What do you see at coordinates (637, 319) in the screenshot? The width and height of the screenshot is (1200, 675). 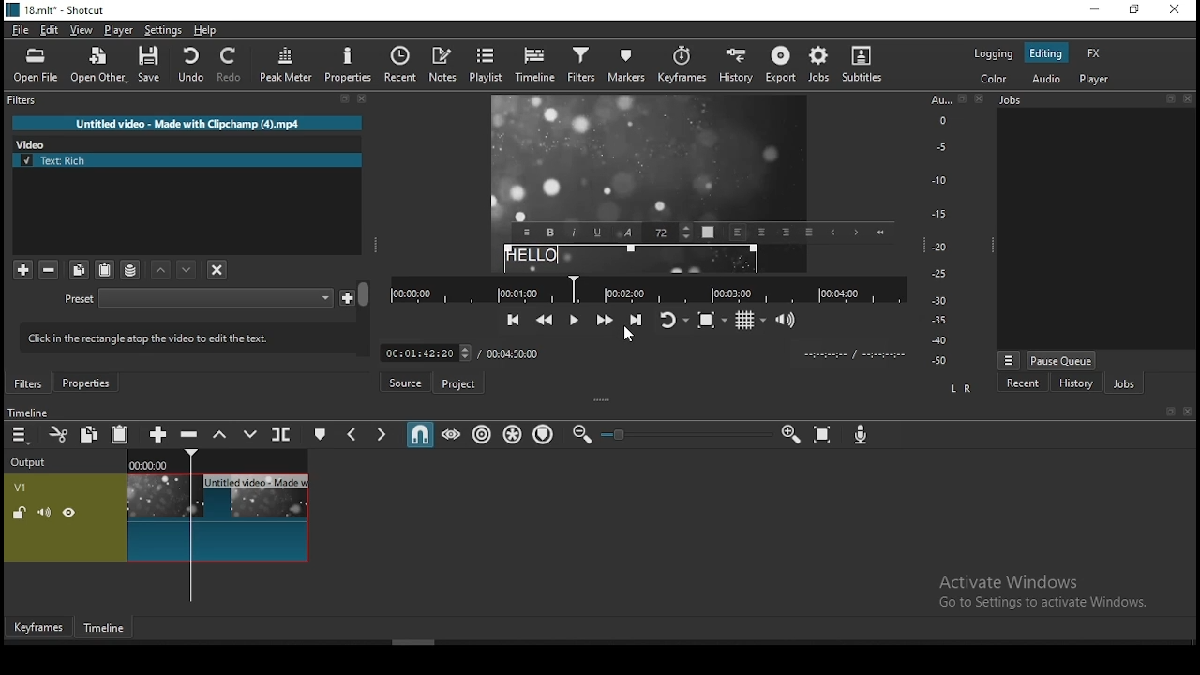 I see `skip to the next point` at bounding box center [637, 319].